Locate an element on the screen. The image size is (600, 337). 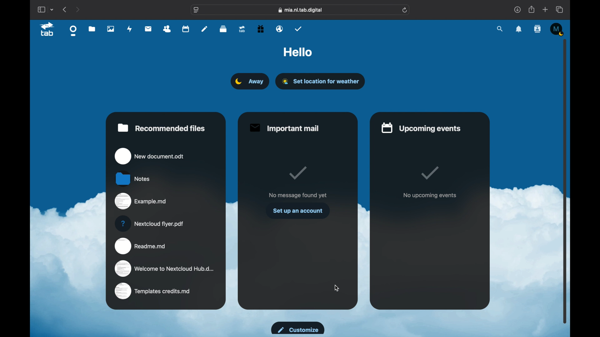
contacts is located at coordinates (167, 29).